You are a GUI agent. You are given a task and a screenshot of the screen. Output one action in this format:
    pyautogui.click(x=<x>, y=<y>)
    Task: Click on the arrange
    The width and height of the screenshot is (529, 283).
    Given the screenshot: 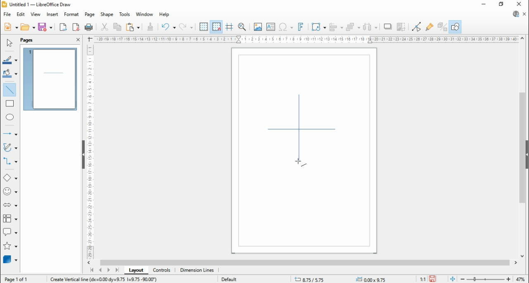 What is the action you would take?
    pyautogui.click(x=354, y=26)
    